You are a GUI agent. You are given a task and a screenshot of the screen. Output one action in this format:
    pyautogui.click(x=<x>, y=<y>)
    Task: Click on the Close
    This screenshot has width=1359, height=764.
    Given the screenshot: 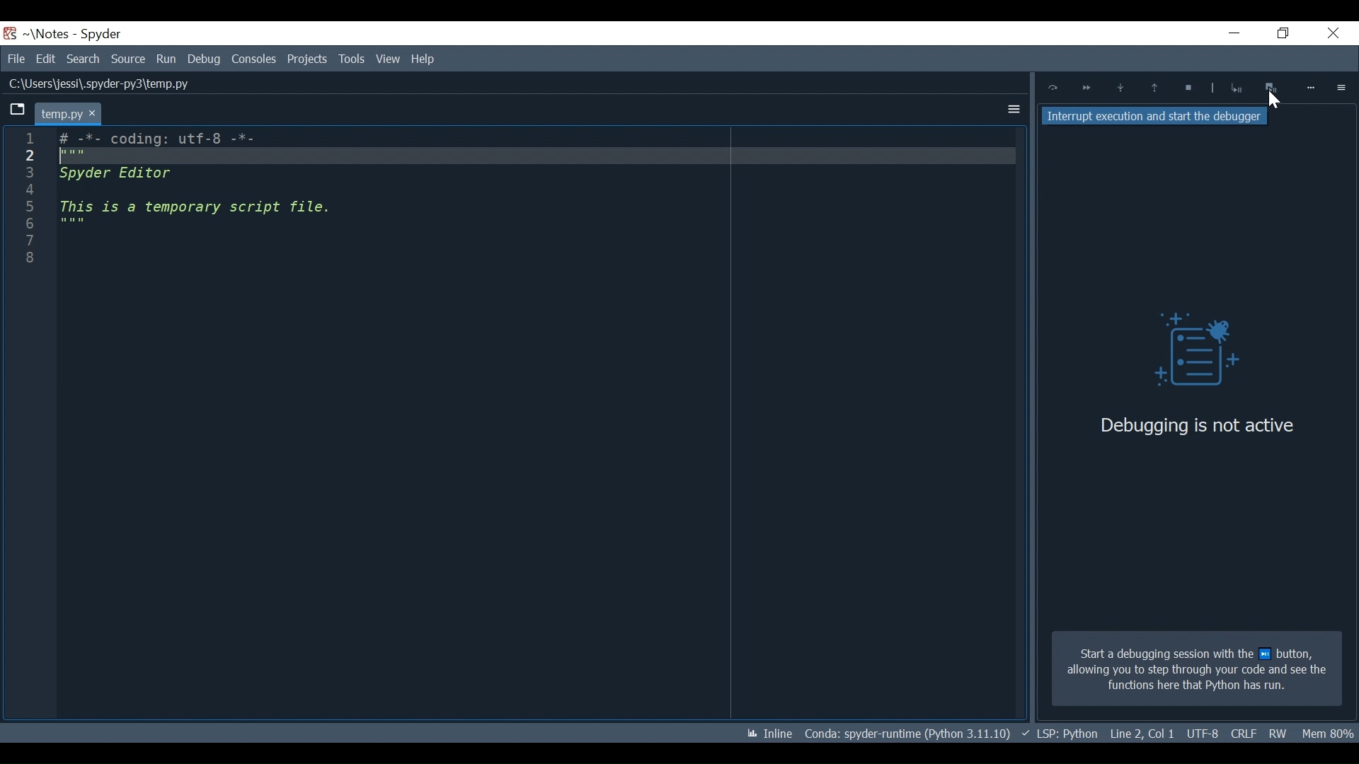 What is the action you would take?
    pyautogui.click(x=1330, y=35)
    